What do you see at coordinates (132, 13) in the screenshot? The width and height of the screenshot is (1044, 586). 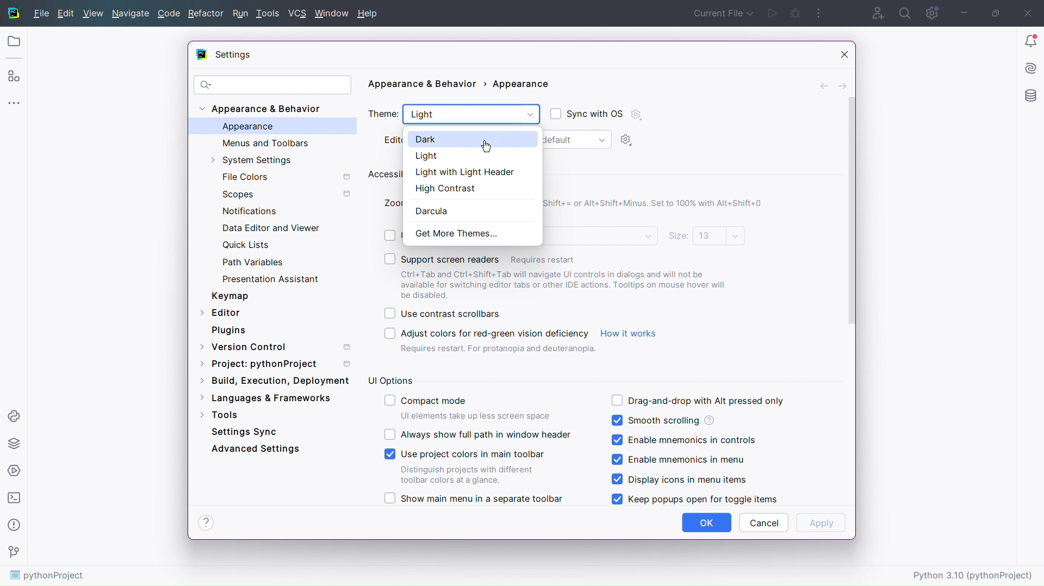 I see `Navigate` at bounding box center [132, 13].